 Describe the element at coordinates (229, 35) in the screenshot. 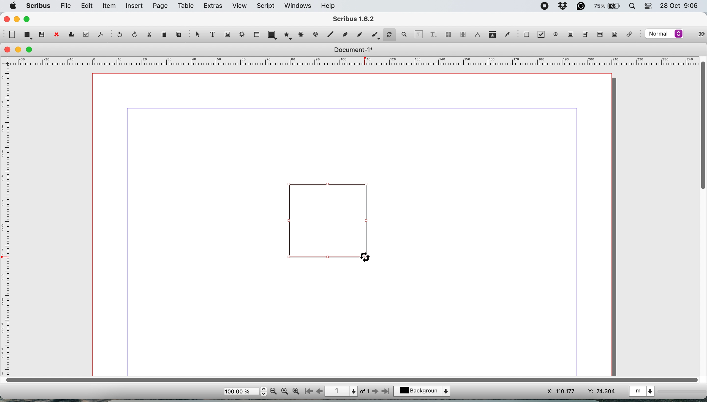

I see `image frame` at that location.